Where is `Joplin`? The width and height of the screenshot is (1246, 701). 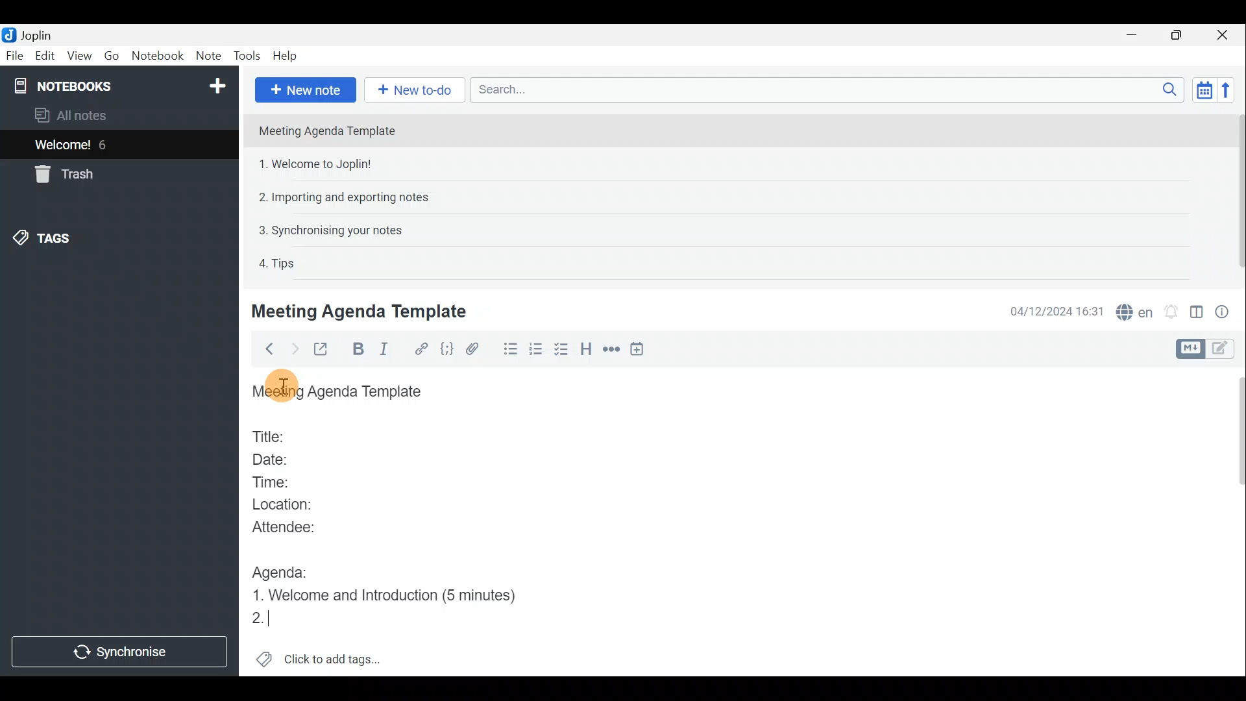 Joplin is located at coordinates (36, 34).